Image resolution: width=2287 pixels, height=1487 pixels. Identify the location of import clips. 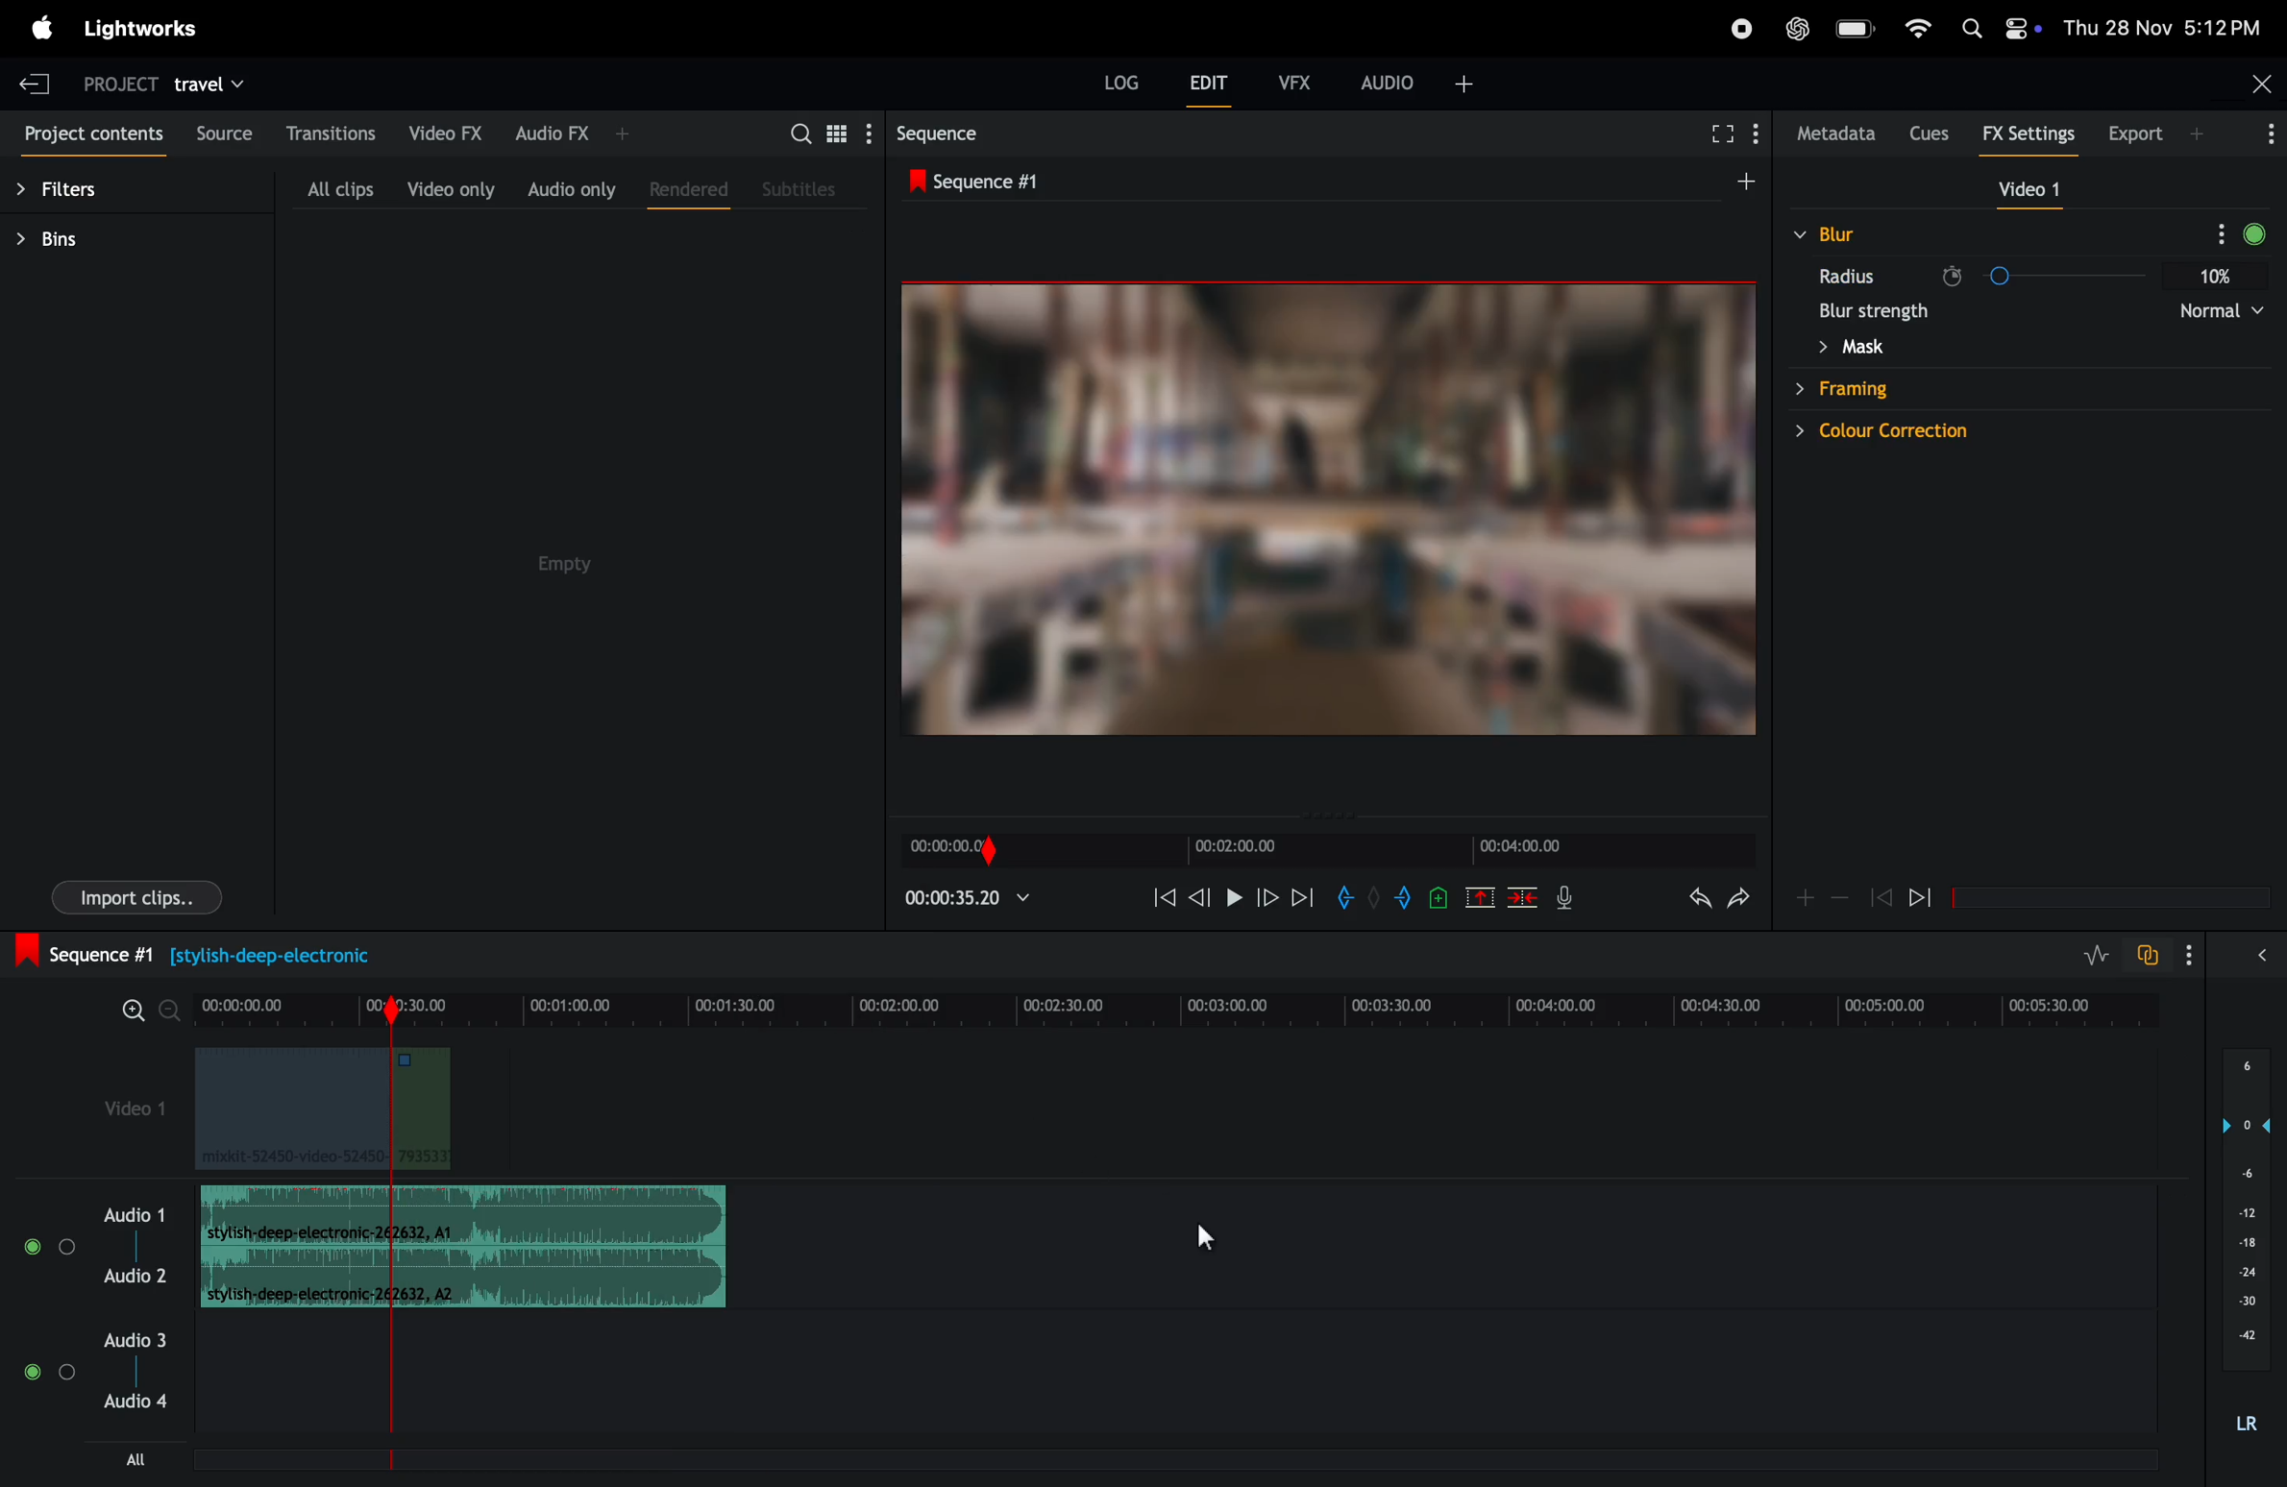
(136, 896).